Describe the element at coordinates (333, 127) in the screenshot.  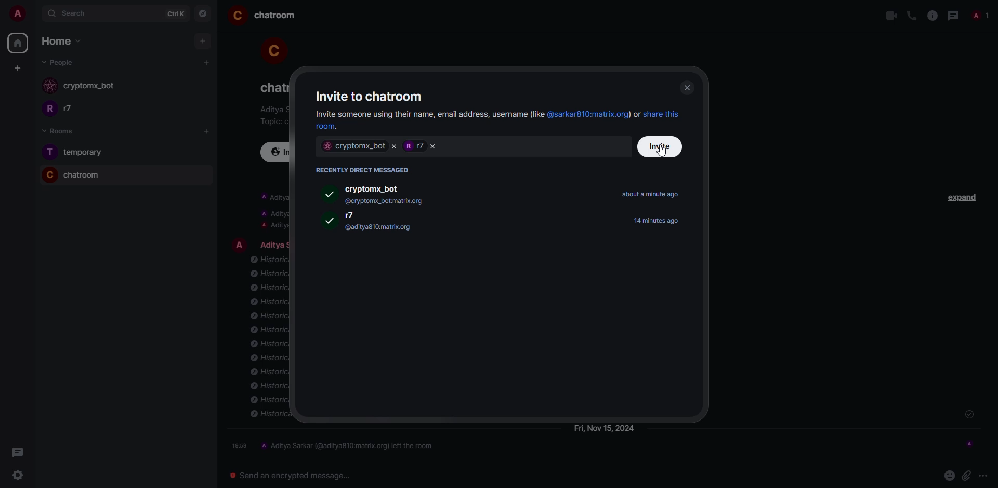
I see `hyperlink` at that location.